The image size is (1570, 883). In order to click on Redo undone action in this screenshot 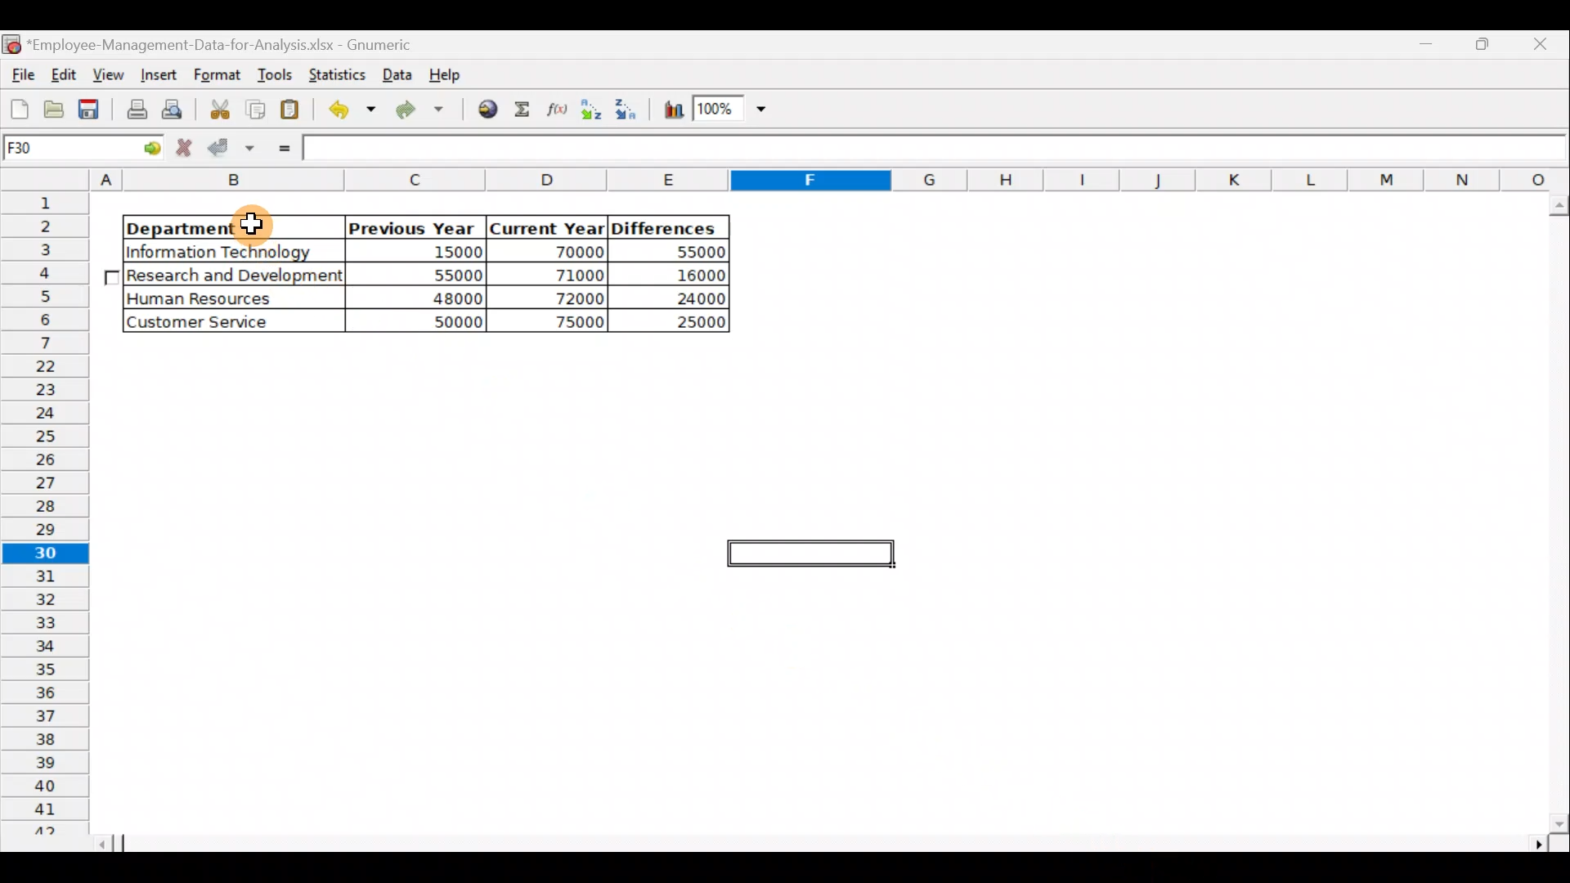, I will do `click(425, 110)`.